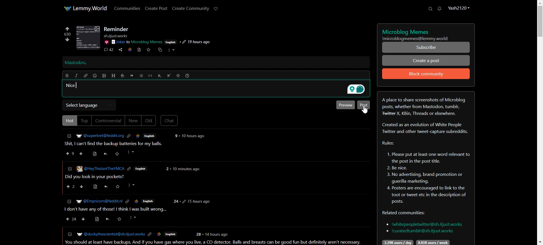  I want to click on Post, so click(116, 144).